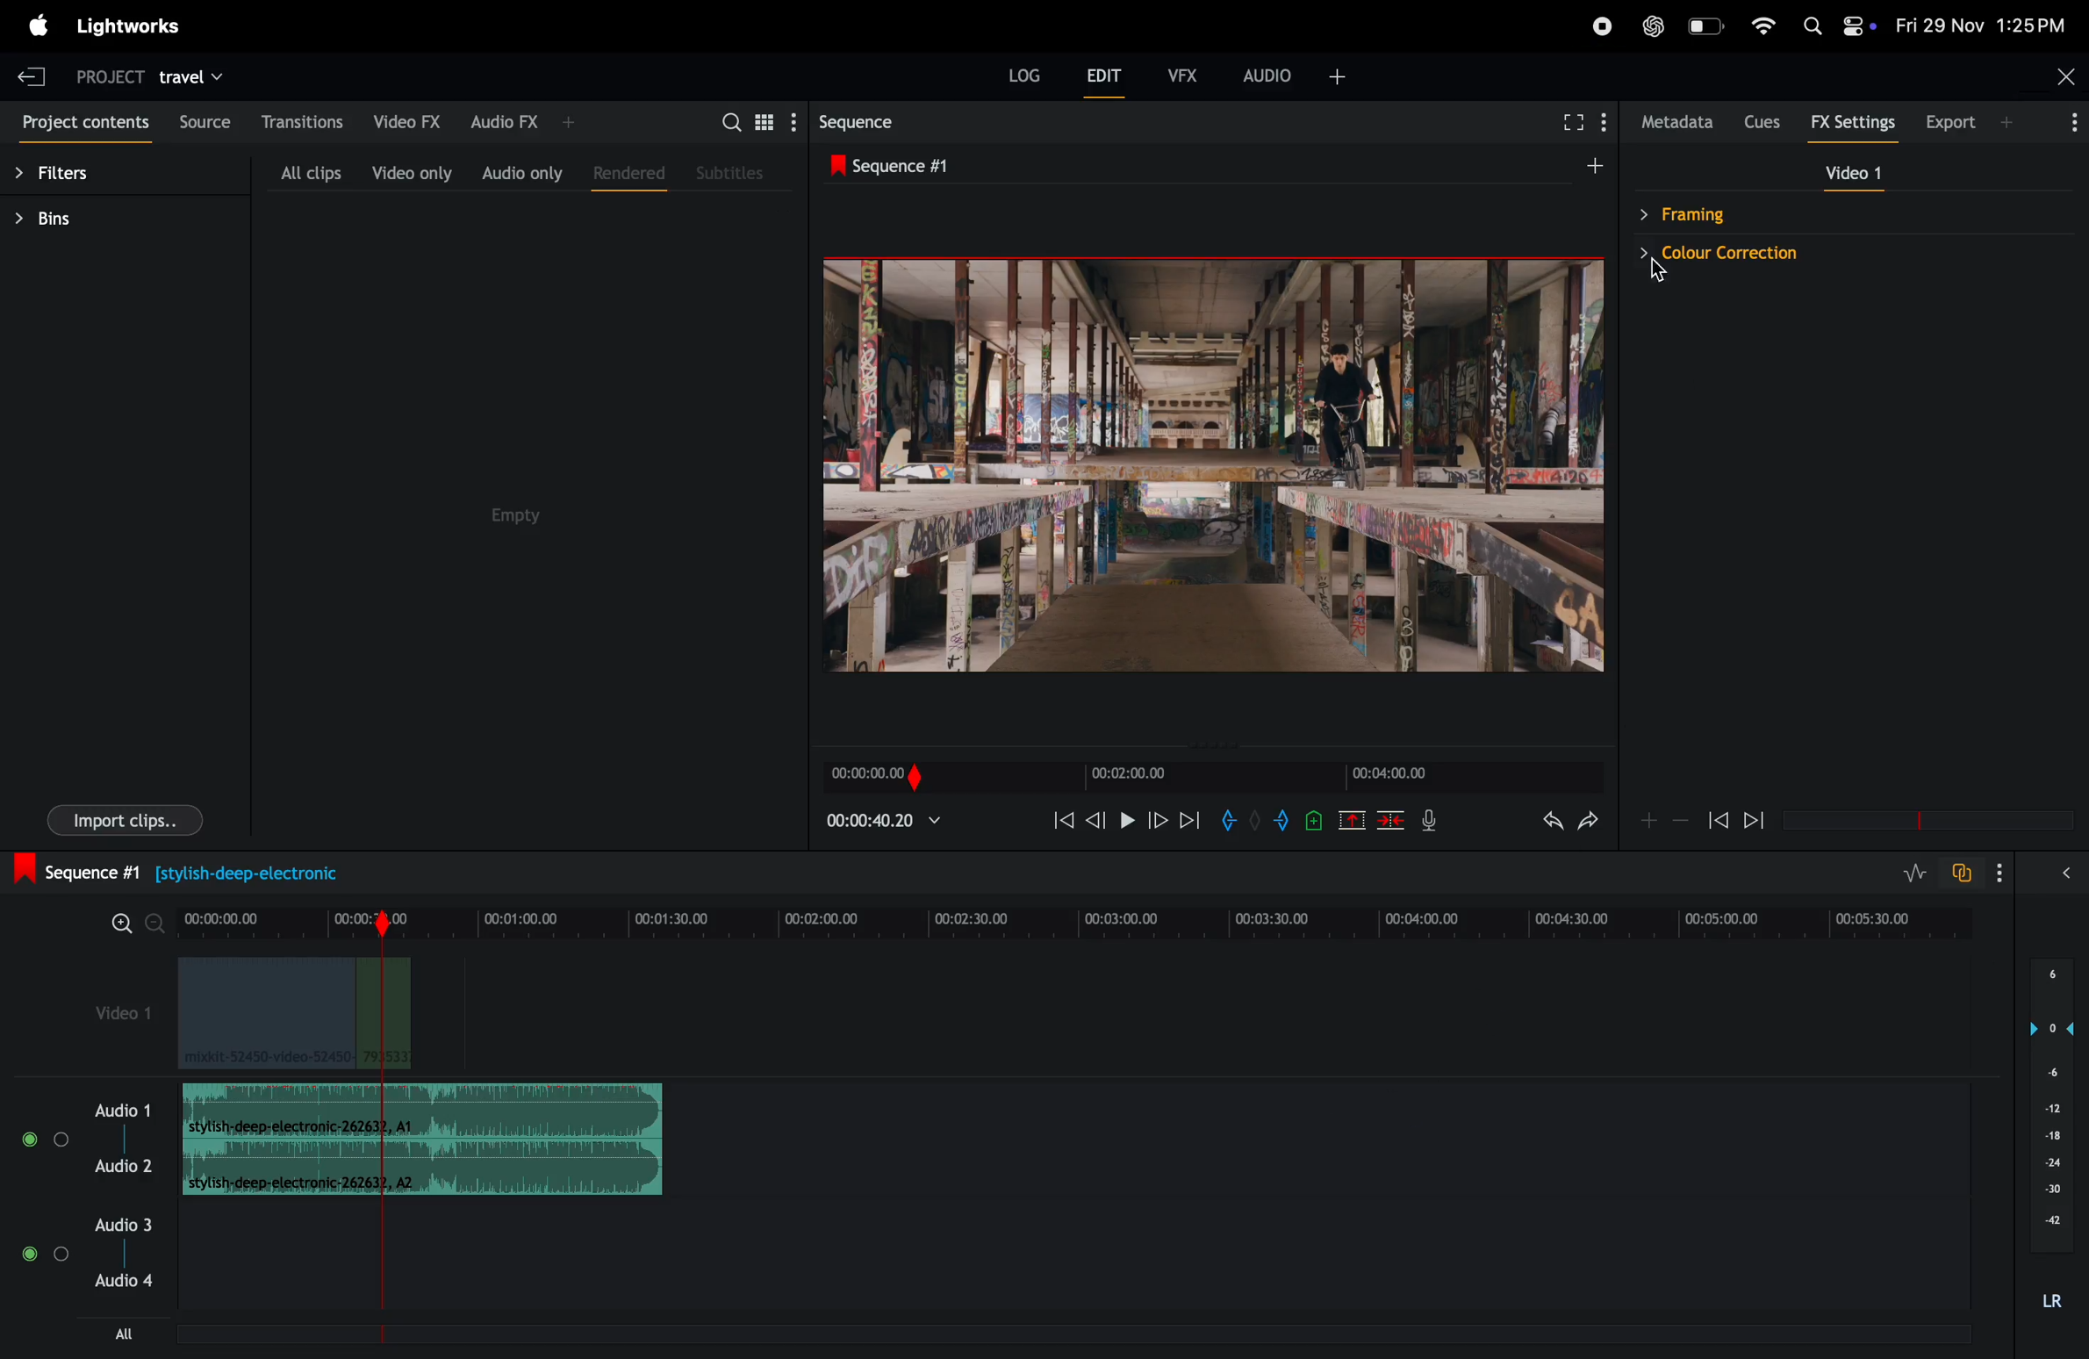  Describe the element at coordinates (123, 1333) in the screenshot. I see `all` at that location.